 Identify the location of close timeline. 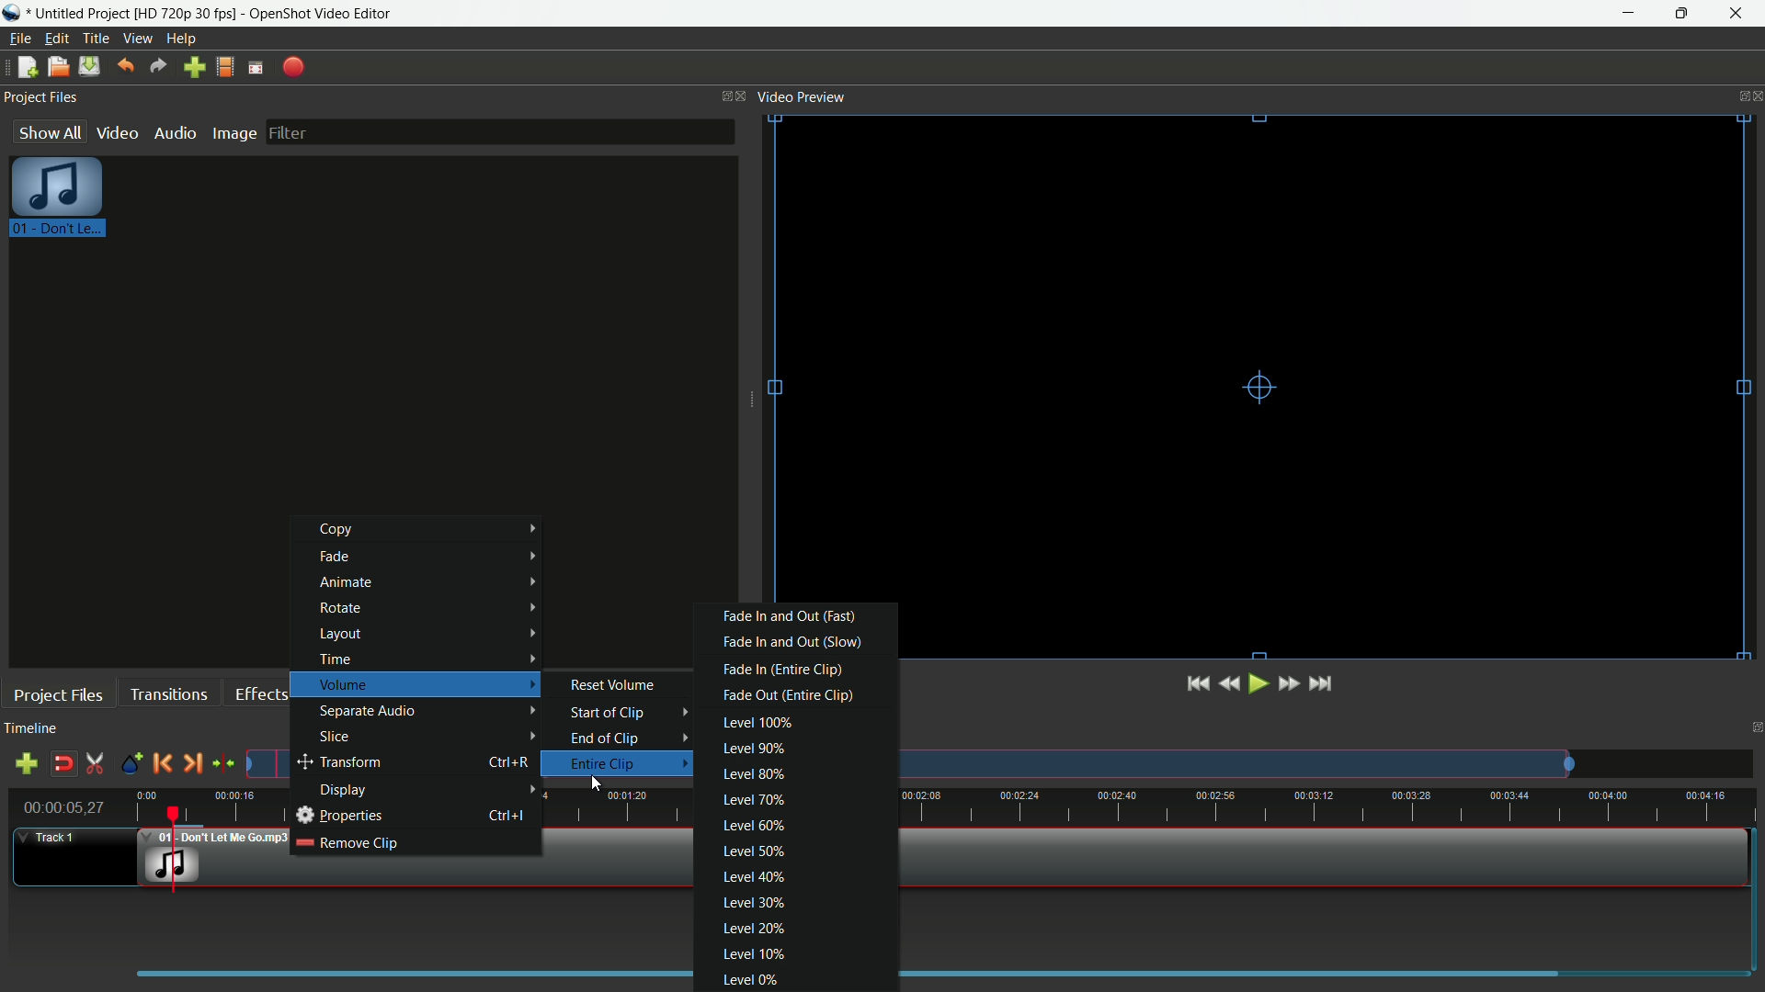
(1754, 730).